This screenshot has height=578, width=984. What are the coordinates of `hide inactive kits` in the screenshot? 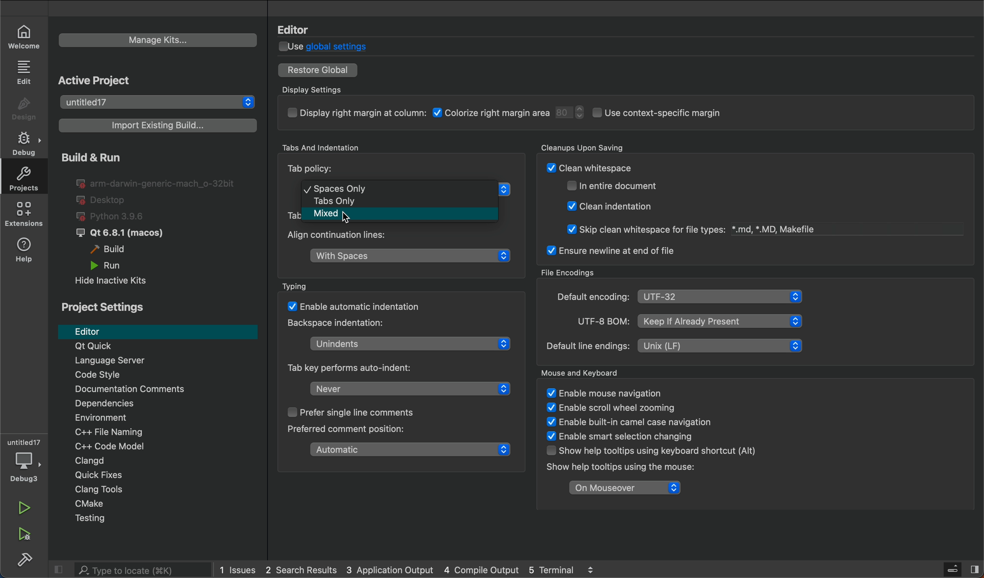 It's located at (113, 281).